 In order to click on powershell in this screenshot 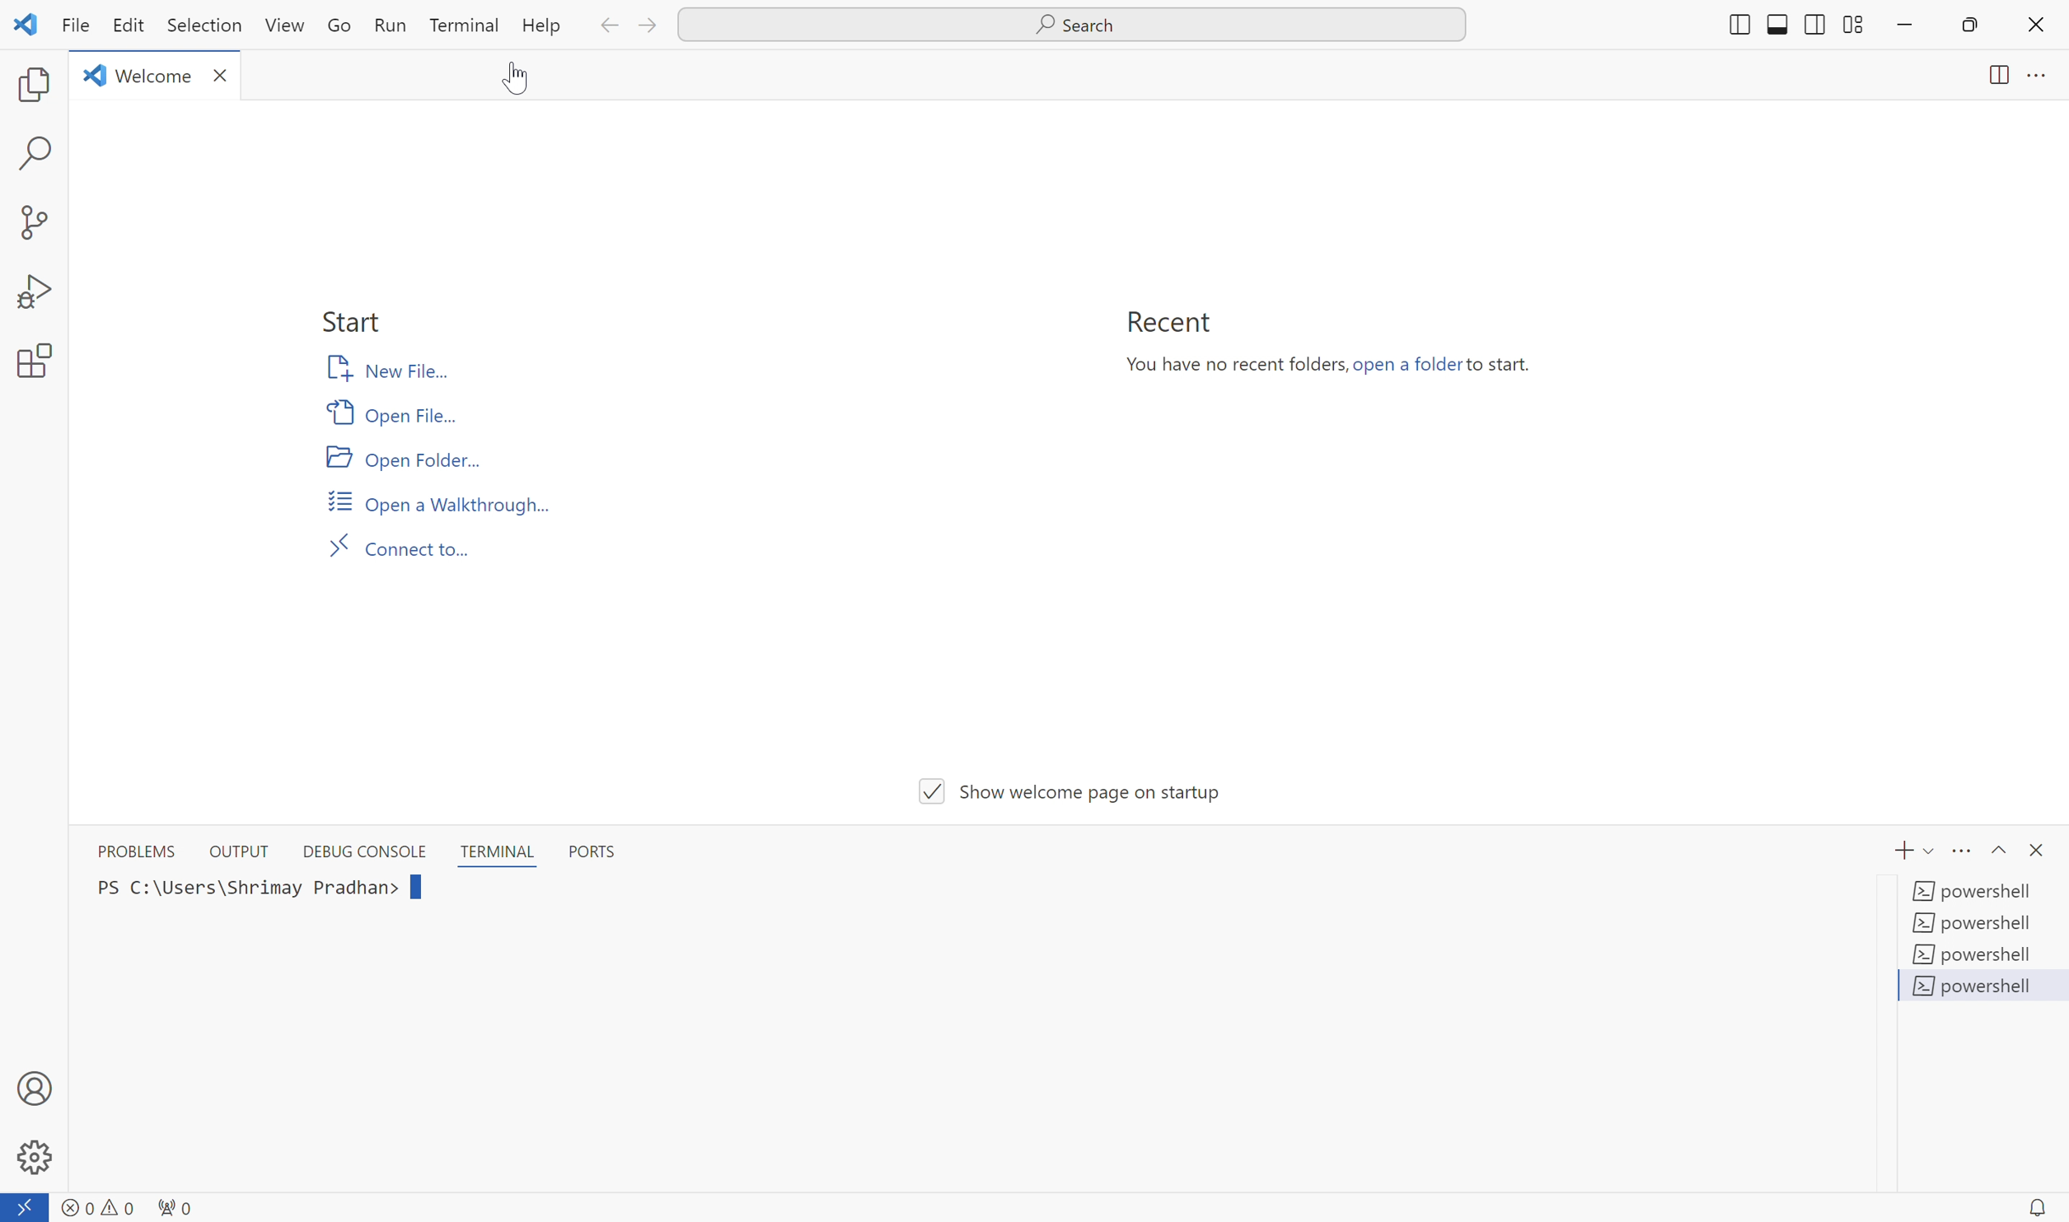, I will do `click(1971, 890)`.